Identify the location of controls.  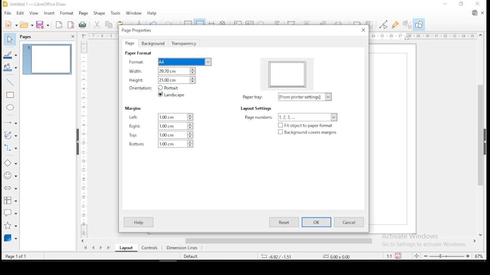
(149, 248).